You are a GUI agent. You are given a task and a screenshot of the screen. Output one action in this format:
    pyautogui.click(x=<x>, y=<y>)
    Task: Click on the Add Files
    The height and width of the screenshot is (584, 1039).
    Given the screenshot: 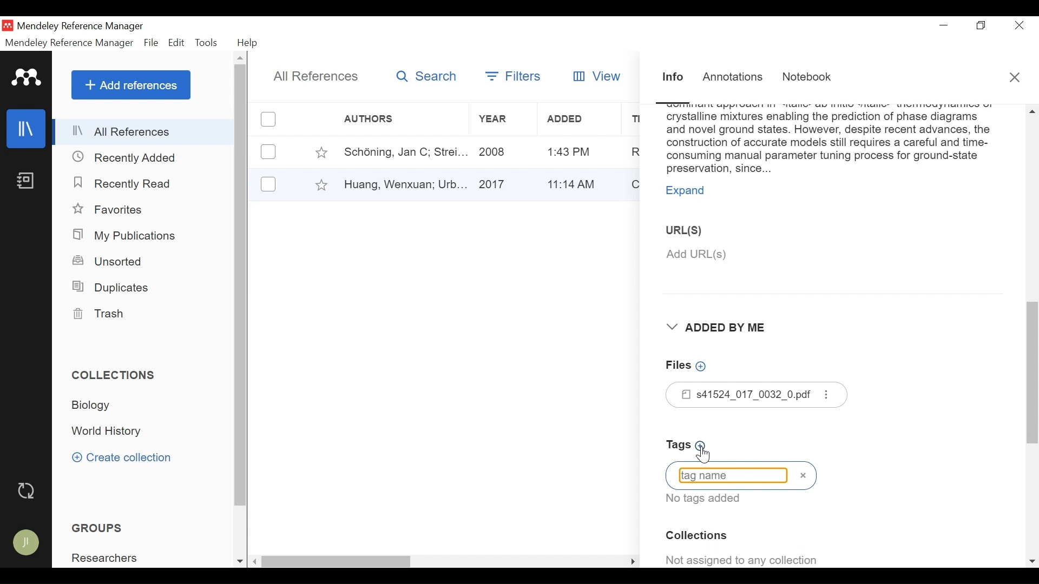 What is the action you would take?
    pyautogui.click(x=688, y=366)
    